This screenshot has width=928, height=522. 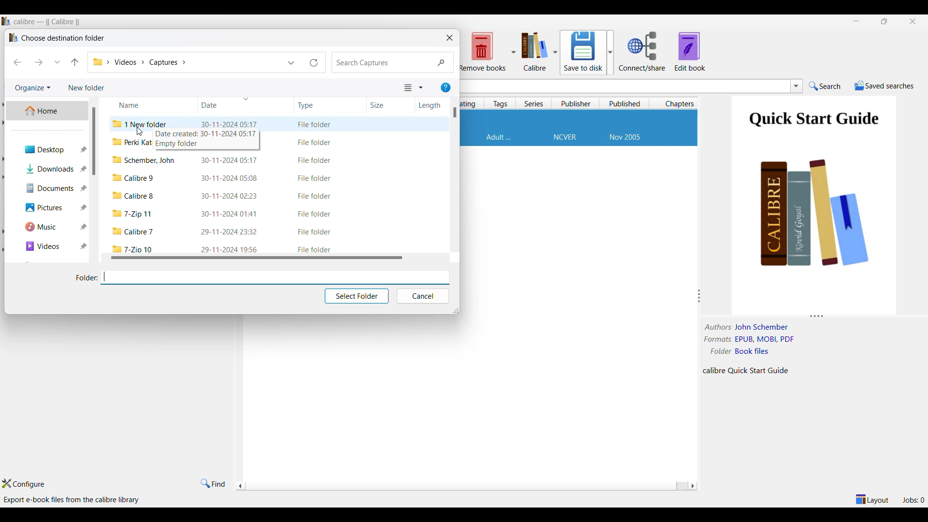 What do you see at coordinates (816, 226) in the screenshot?
I see `image` at bounding box center [816, 226].